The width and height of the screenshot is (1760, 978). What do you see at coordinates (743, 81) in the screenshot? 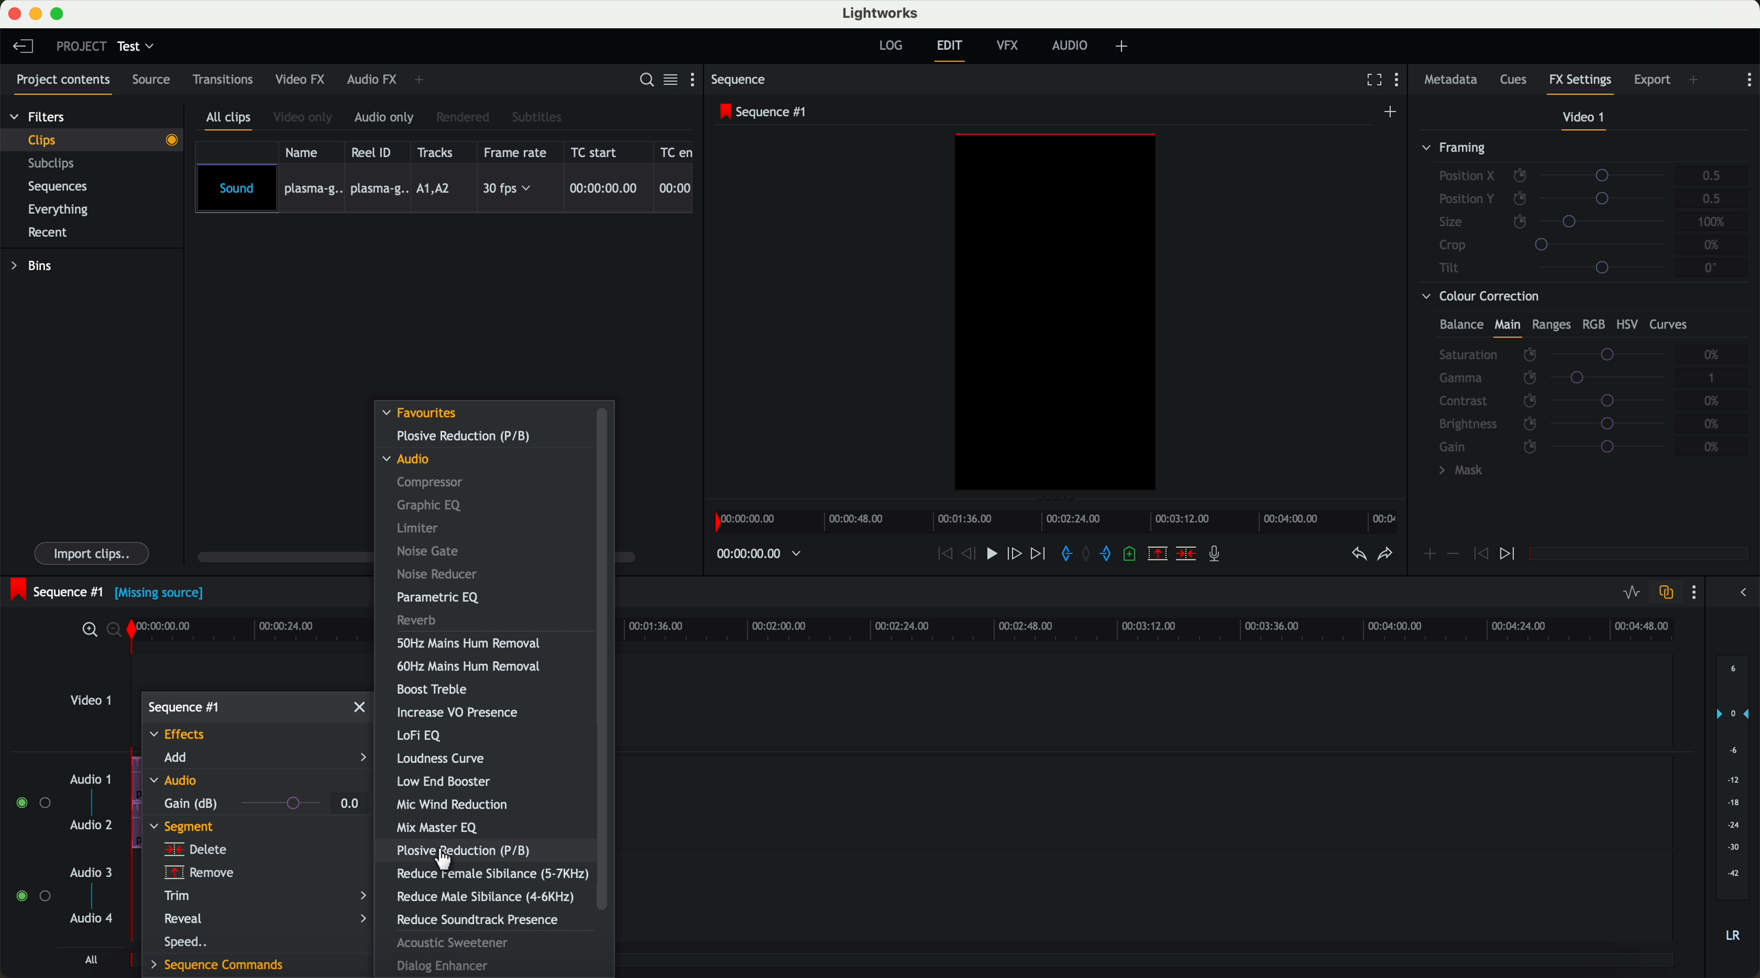
I see `sequence` at bounding box center [743, 81].